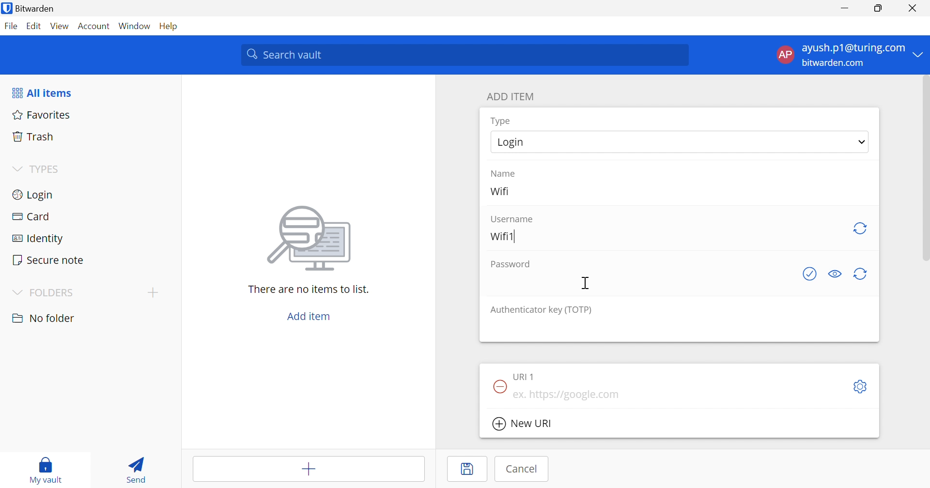 This screenshot has width=930, height=488. Describe the element at coordinates (523, 469) in the screenshot. I see `Cancel` at that location.